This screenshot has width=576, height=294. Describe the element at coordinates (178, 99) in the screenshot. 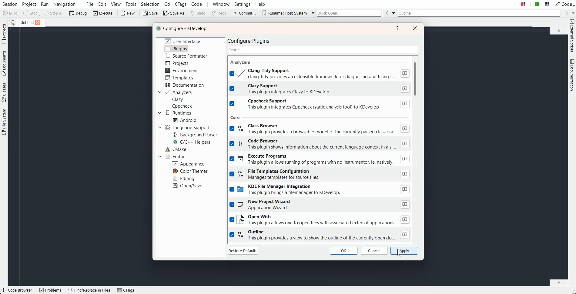

I see `Clazy` at that location.